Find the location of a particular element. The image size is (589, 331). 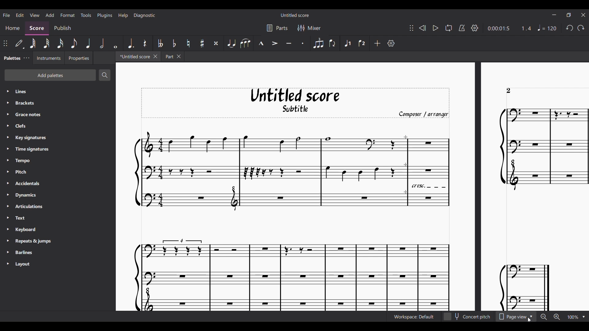

Play is located at coordinates (436, 28).